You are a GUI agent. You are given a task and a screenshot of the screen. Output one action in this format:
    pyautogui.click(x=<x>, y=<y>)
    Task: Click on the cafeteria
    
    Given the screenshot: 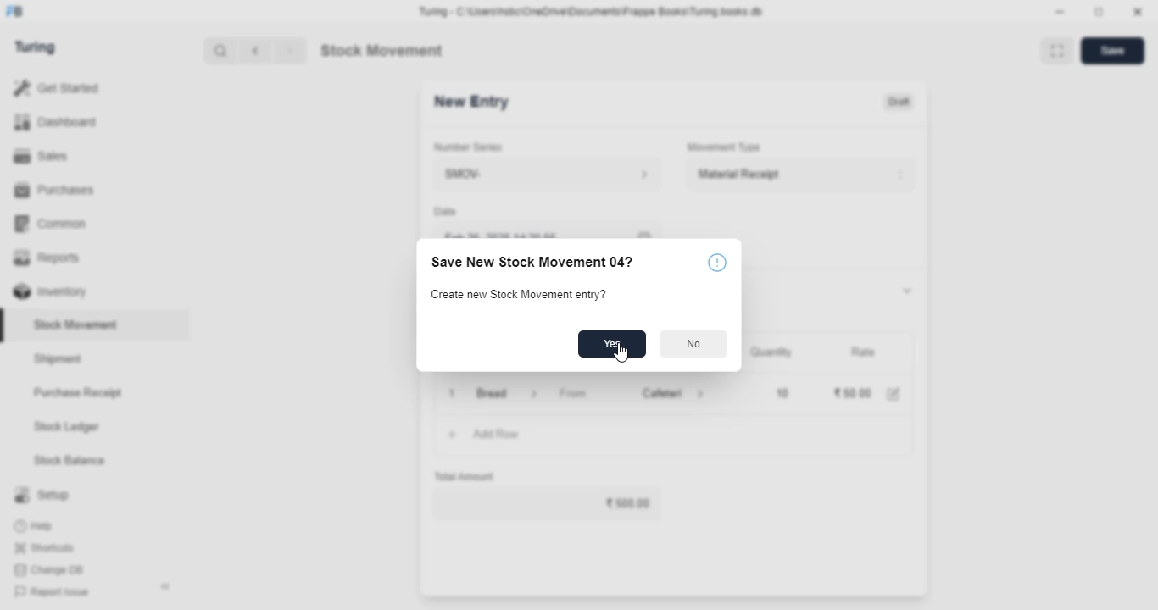 What is the action you would take?
    pyautogui.click(x=658, y=393)
    